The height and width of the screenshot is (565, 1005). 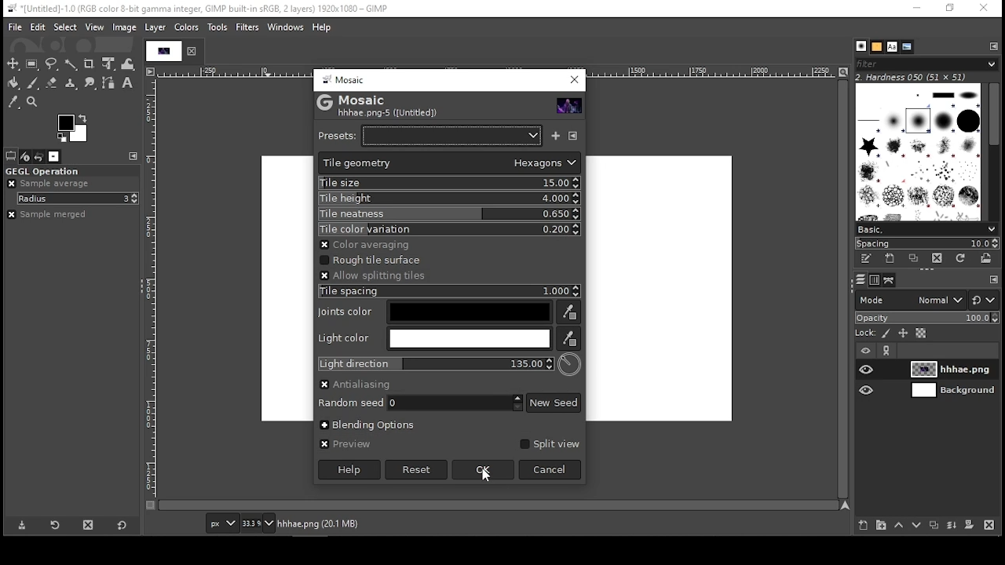 What do you see at coordinates (912, 259) in the screenshot?
I see `duplicate this brush` at bounding box center [912, 259].